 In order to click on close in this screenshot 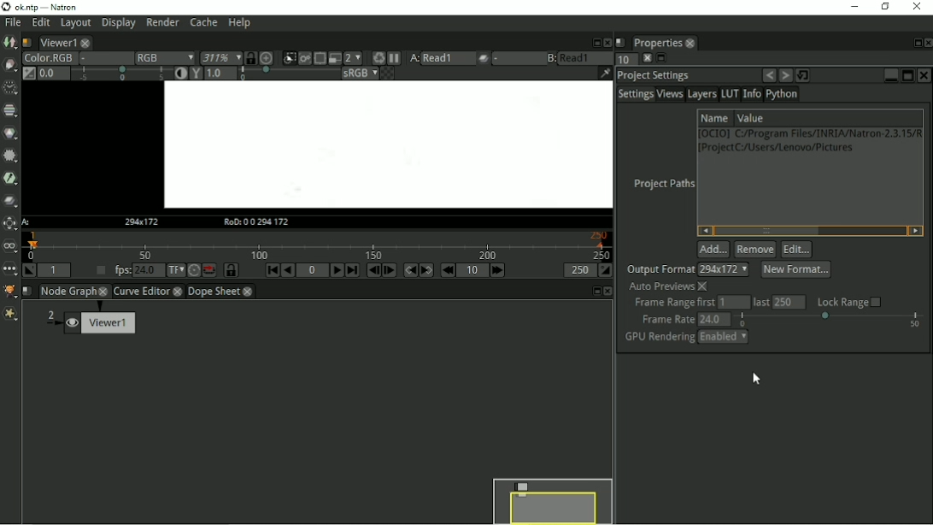, I will do `click(104, 292)`.